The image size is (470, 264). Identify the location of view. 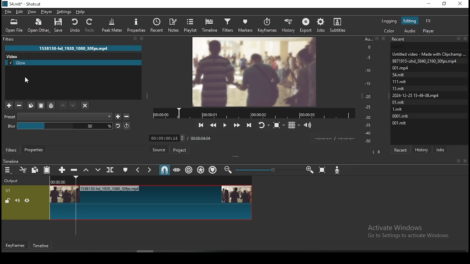
(32, 12).